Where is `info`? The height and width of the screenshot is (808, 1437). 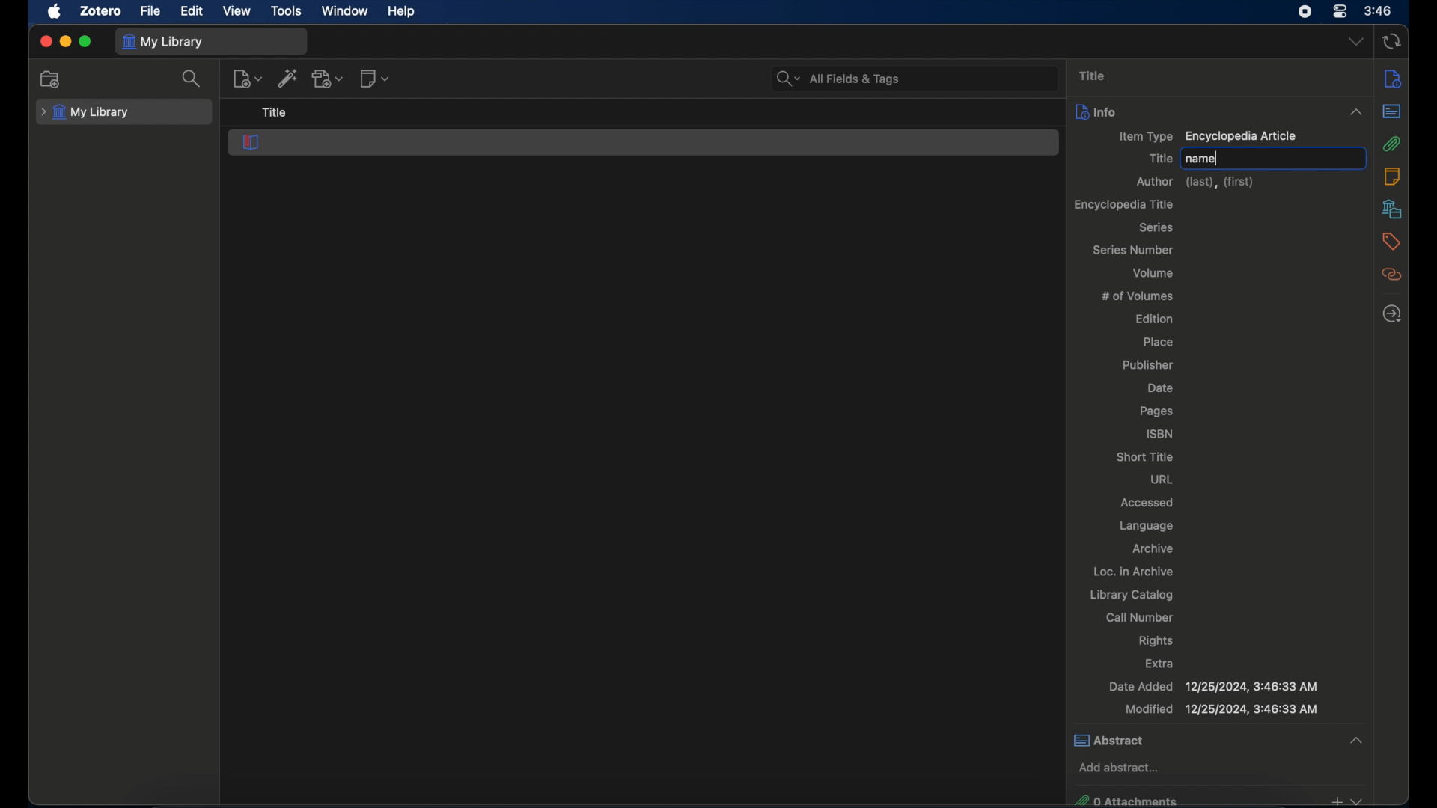 info is located at coordinates (1096, 111).